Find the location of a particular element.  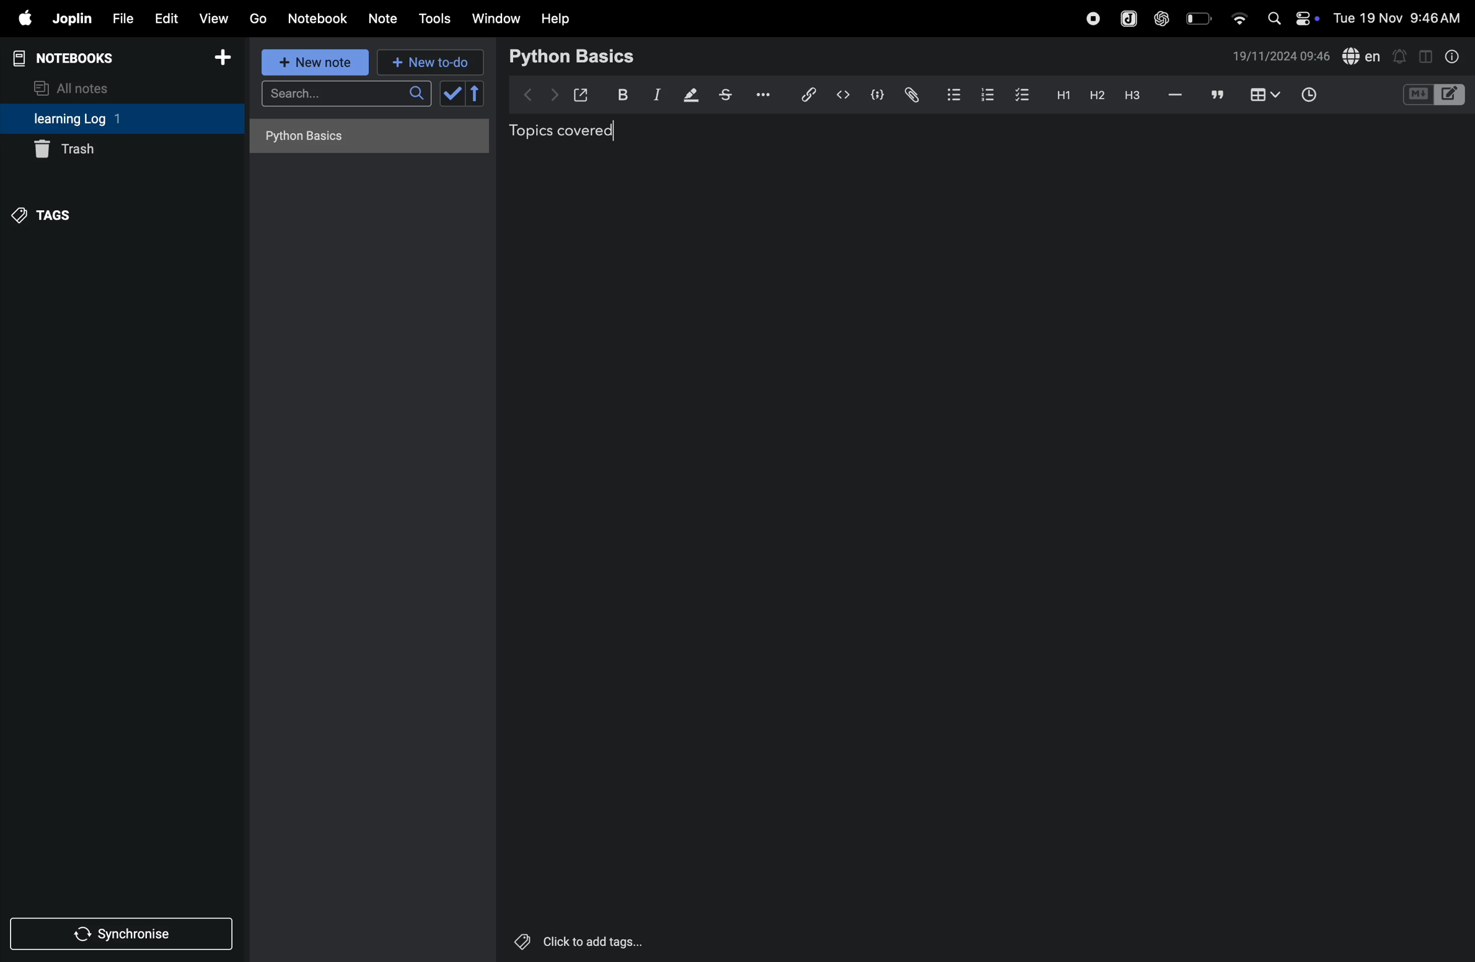

battery is located at coordinates (1200, 17).